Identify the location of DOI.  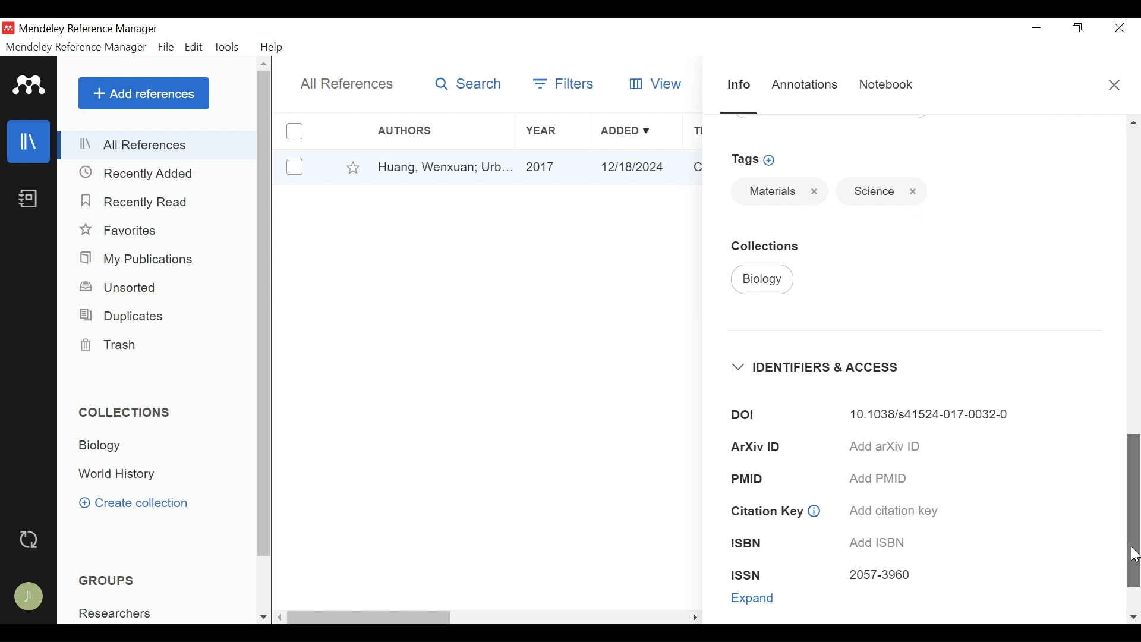
(742, 416).